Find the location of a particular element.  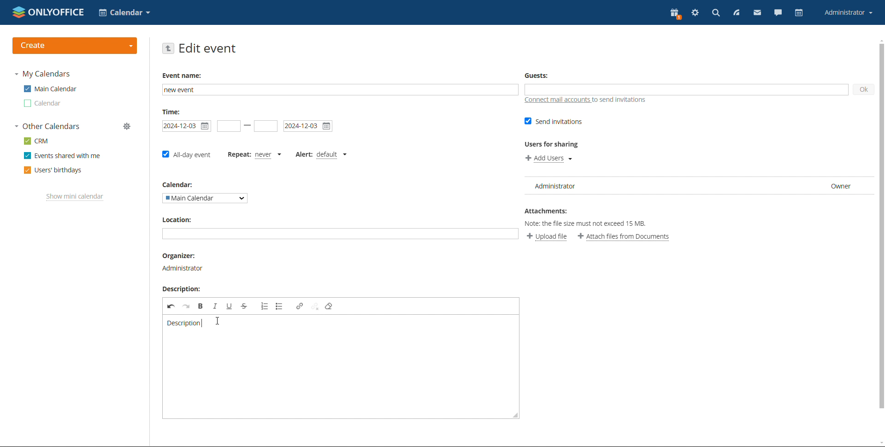

start date is located at coordinates (229, 126).